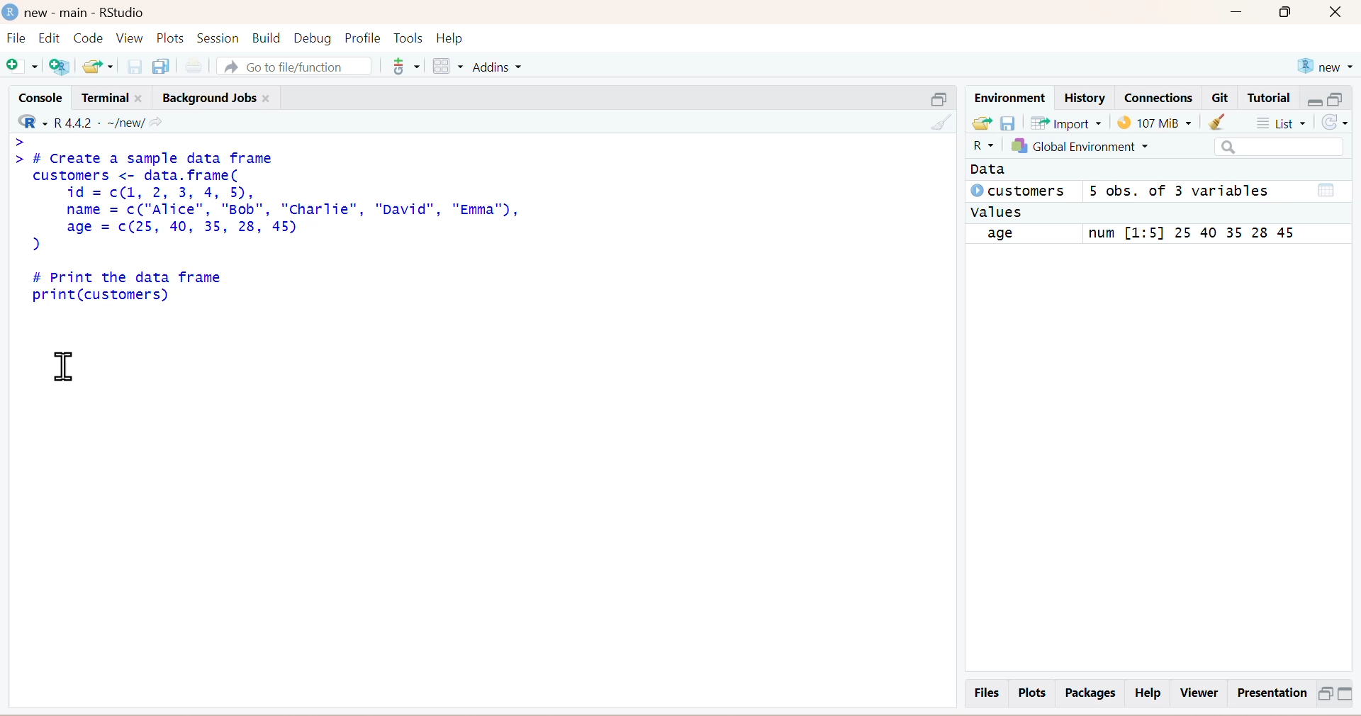  What do you see at coordinates (1266, 147) in the screenshot?
I see `Search bar` at bounding box center [1266, 147].